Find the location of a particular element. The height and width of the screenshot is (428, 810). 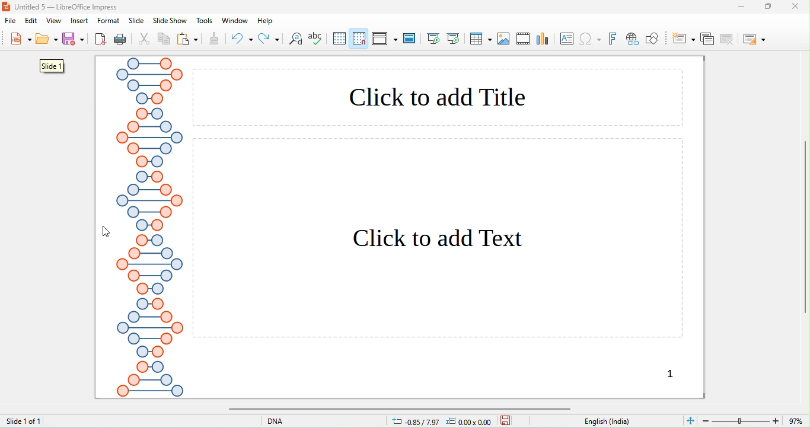

paste is located at coordinates (188, 40).